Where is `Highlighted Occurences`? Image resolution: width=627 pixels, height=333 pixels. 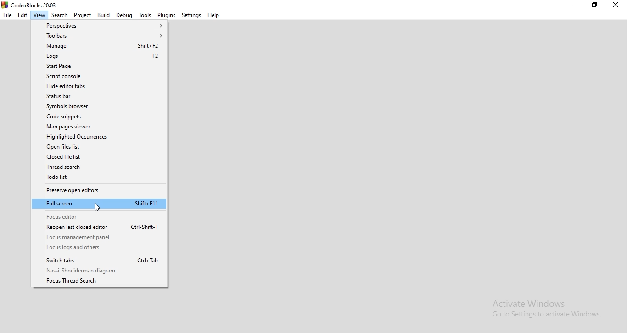
Highlighted Occurences is located at coordinates (99, 137).